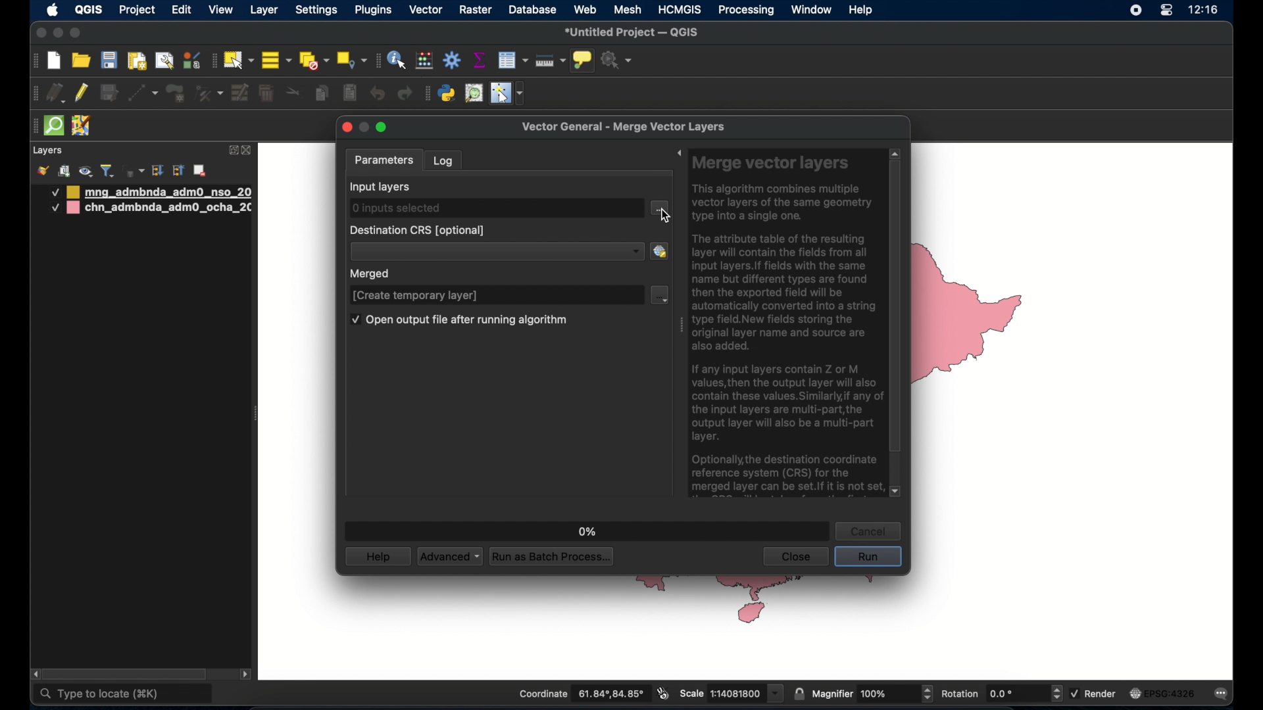 Image resolution: width=1263 pixels, height=710 pixels. Describe the element at coordinates (179, 172) in the screenshot. I see `collapse all ` at that location.